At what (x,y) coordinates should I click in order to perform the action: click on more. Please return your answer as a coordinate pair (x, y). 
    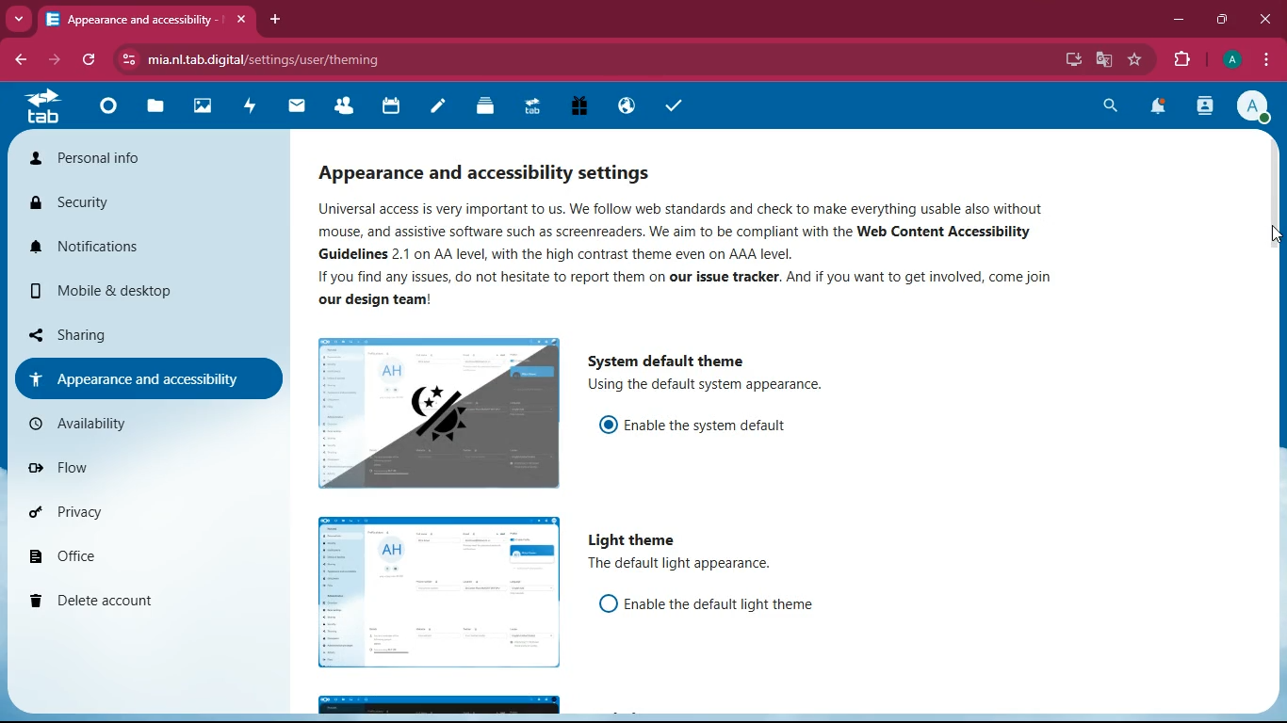
    Looking at the image, I should click on (18, 18).